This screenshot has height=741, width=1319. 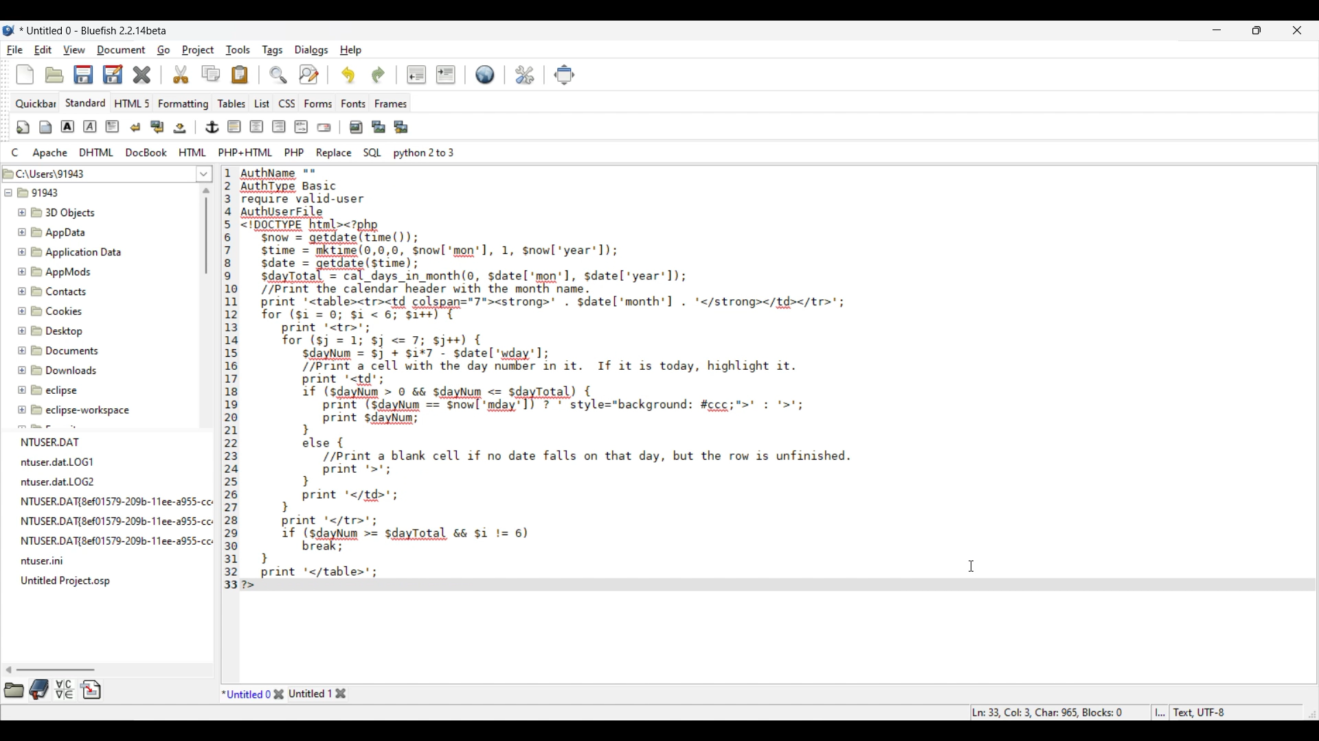 What do you see at coordinates (122, 50) in the screenshot?
I see `Document menu` at bounding box center [122, 50].